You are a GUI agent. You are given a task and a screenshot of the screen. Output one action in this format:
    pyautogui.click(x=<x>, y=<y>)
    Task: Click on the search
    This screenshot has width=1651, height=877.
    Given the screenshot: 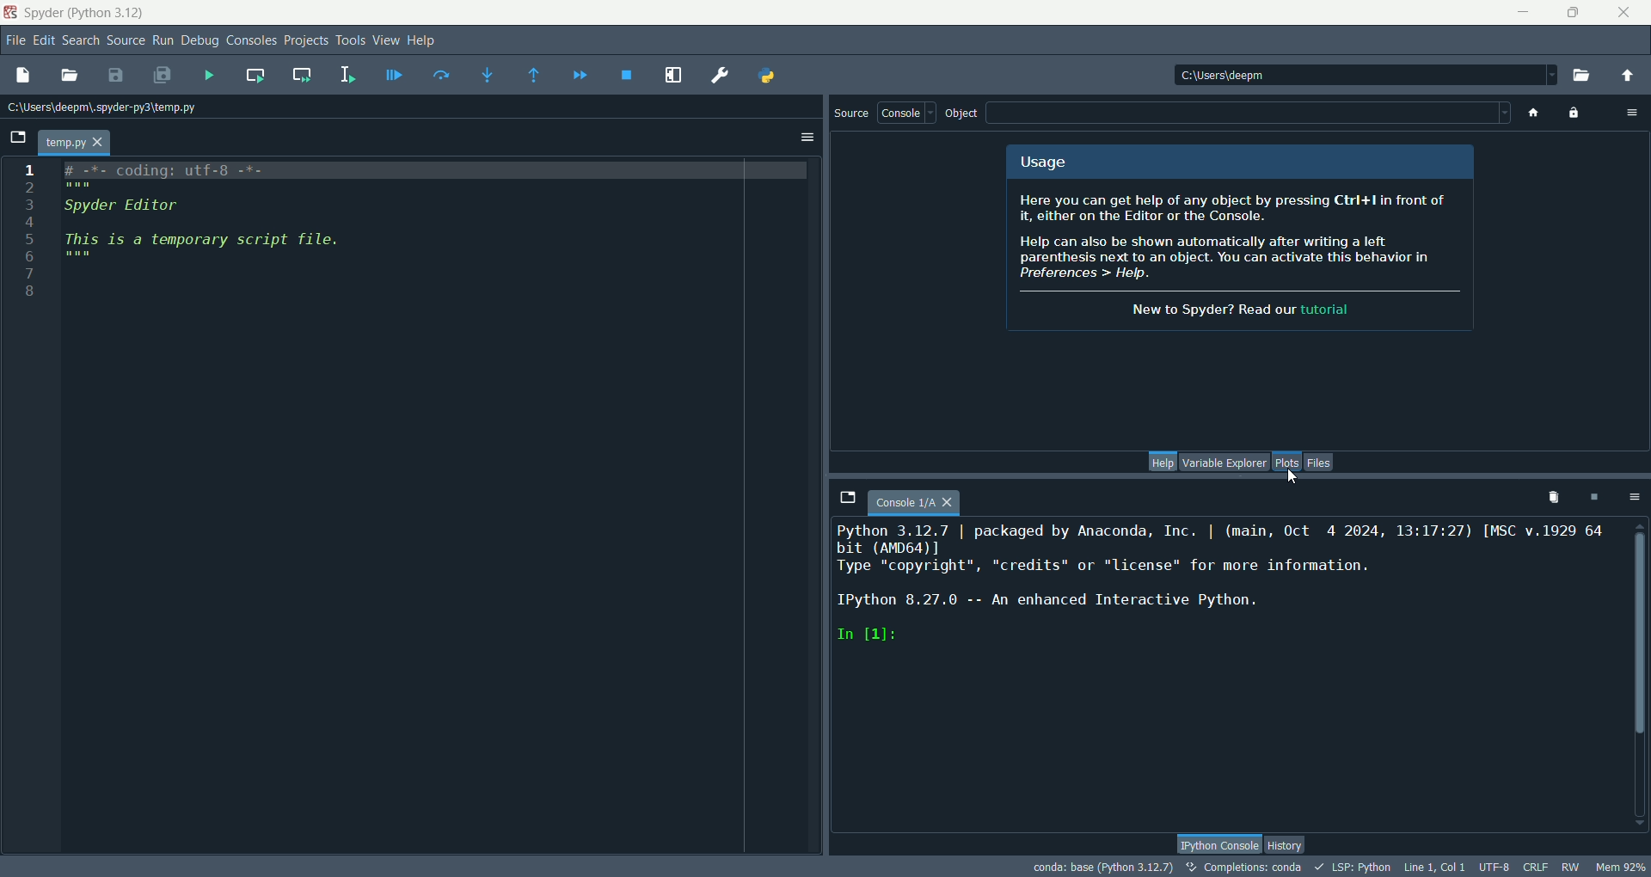 What is the action you would take?
    pyautogui.click(x=81, y=40)
    